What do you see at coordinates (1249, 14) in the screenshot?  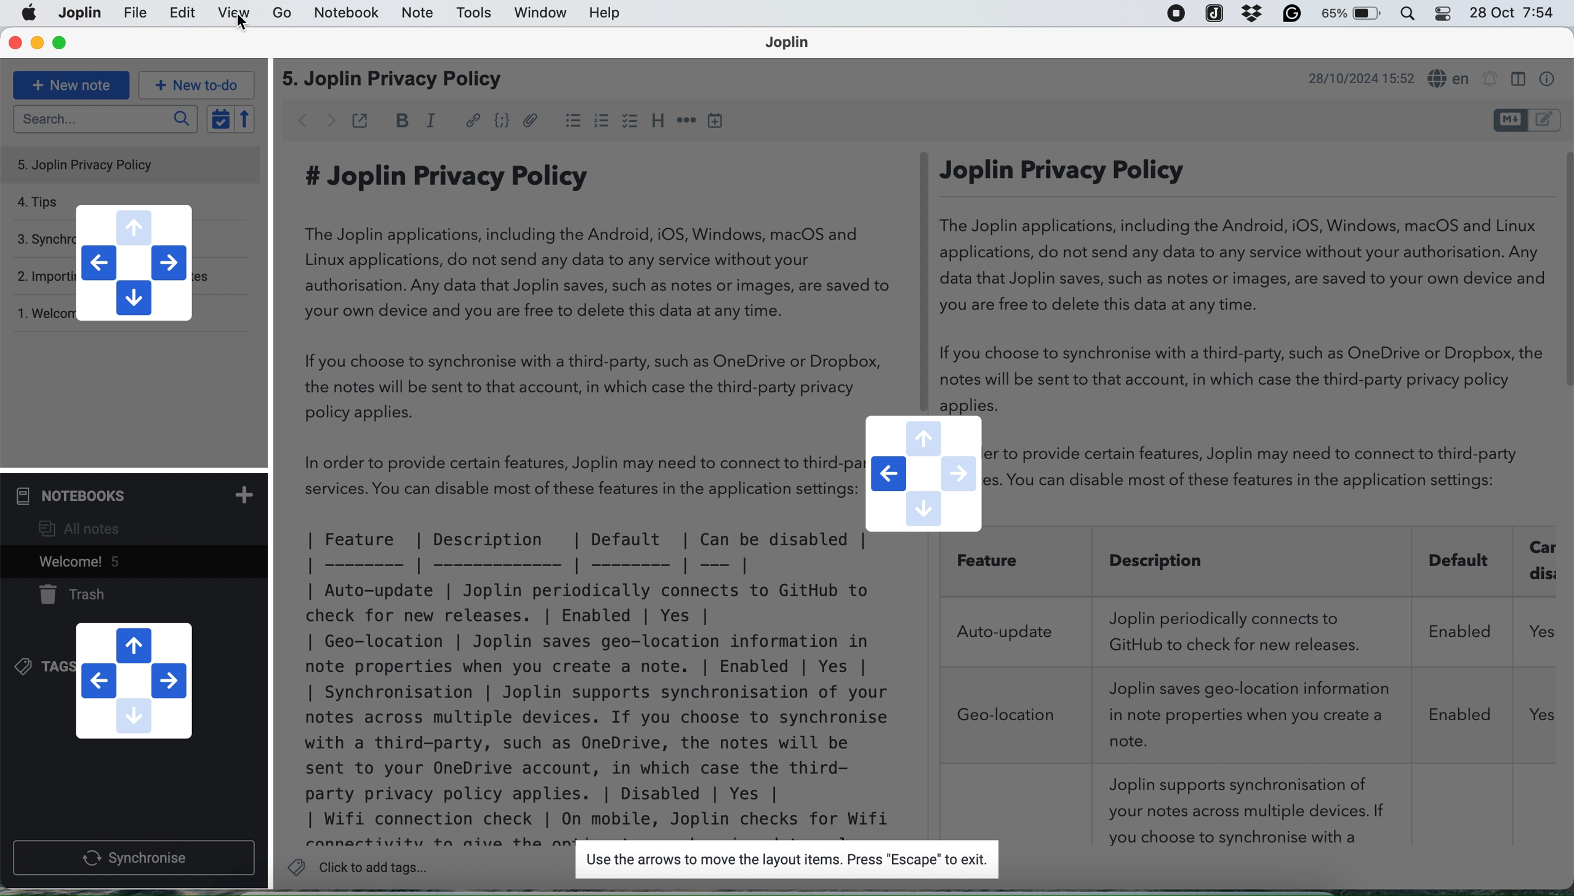 I see `dropbox` at bounding box center [1249, 14].